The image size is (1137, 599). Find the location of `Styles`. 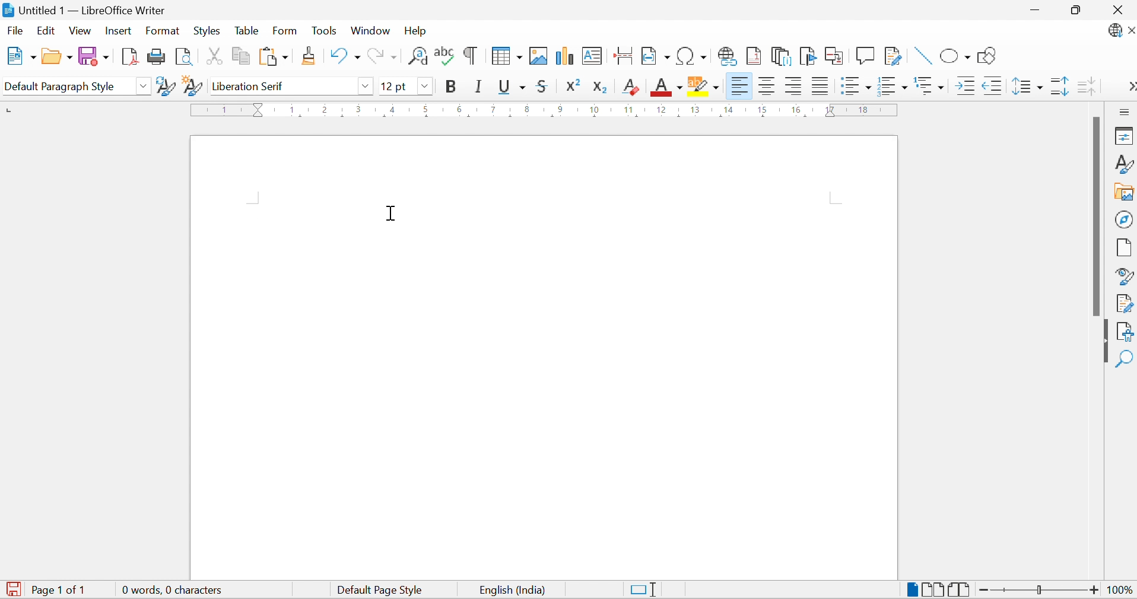

Styles is located at coordinates (206, 30).